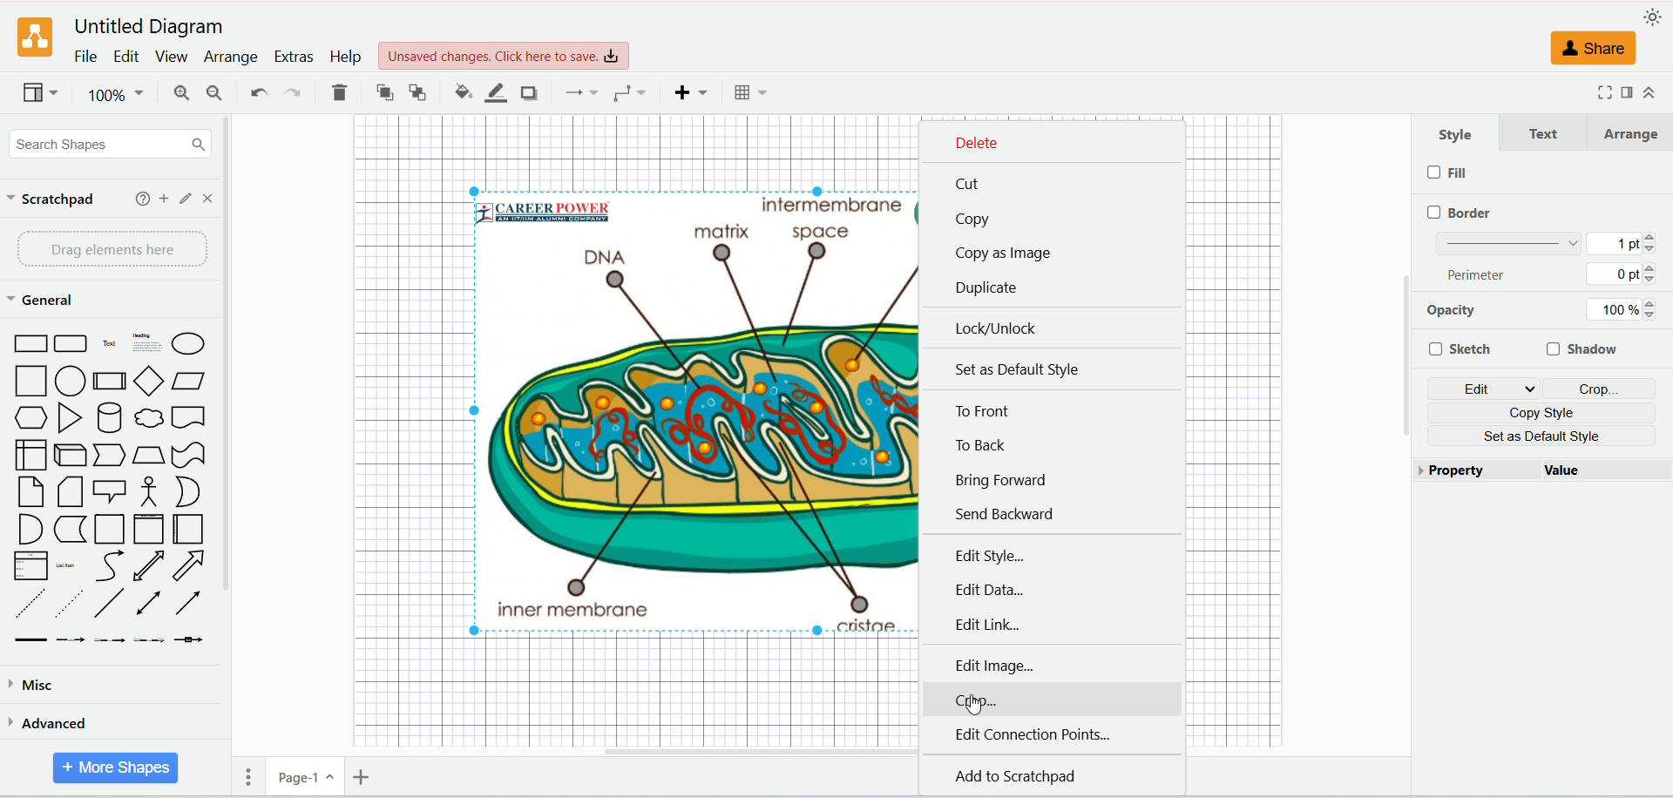  What do you see at coordinates (148, 345) in the screenshot?
I see `Heading with Text` at bounding box center [148, 345].